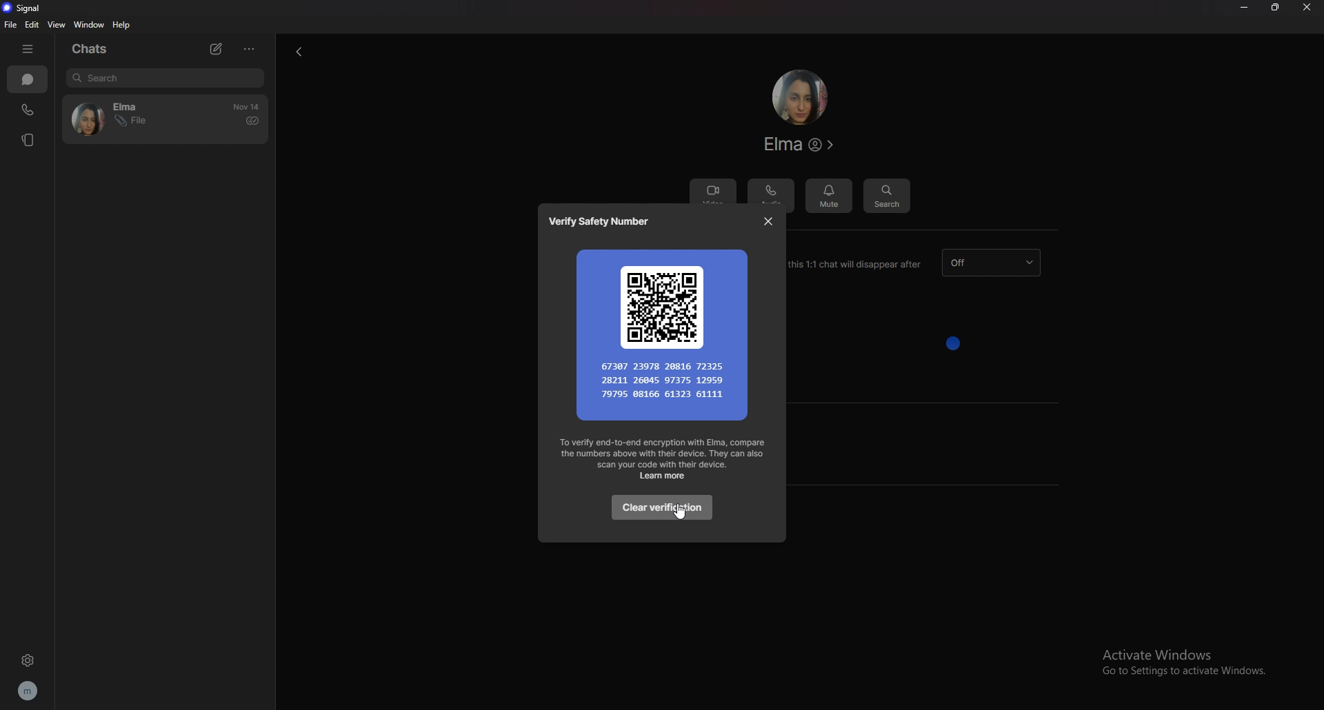 The width and height of the screenshot is (1324, 710). What do you see at coordinates (30, 140) in the screenshot?
I see `stories` at bounding box center [30, 140].